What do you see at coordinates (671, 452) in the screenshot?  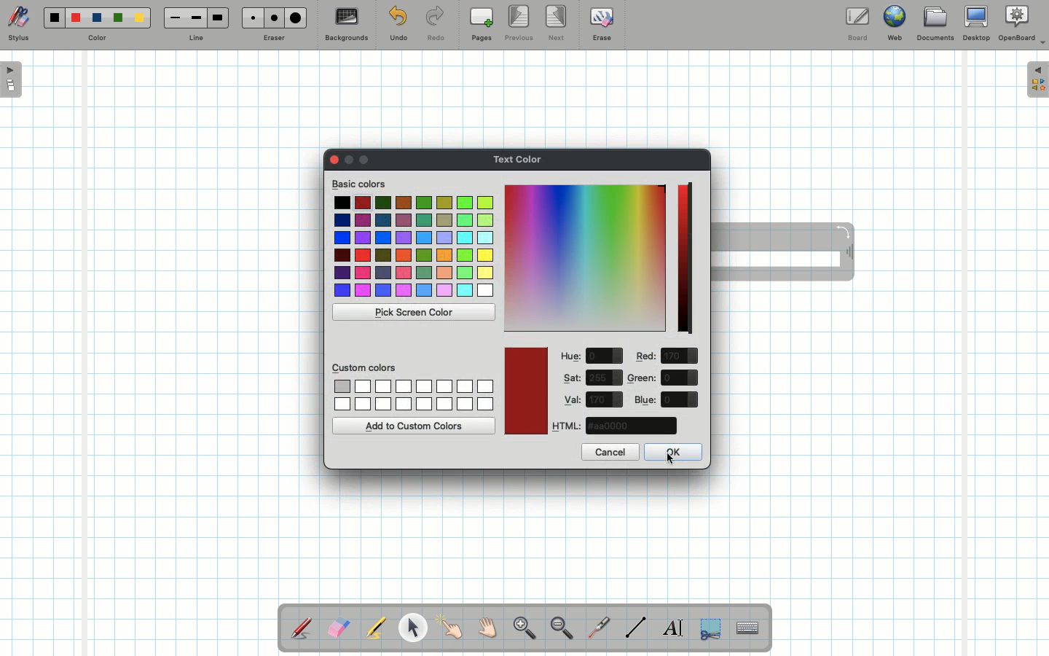 I see `OK` at bounding box center [671, 452].